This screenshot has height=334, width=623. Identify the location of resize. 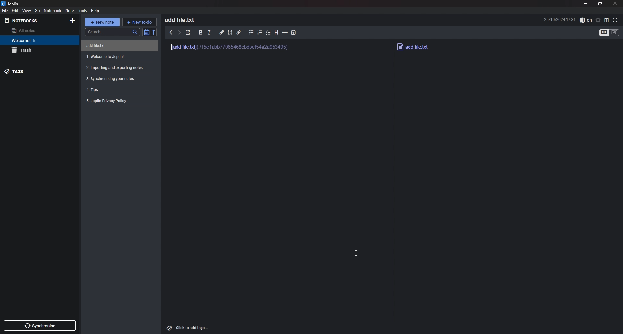
(601, 3).